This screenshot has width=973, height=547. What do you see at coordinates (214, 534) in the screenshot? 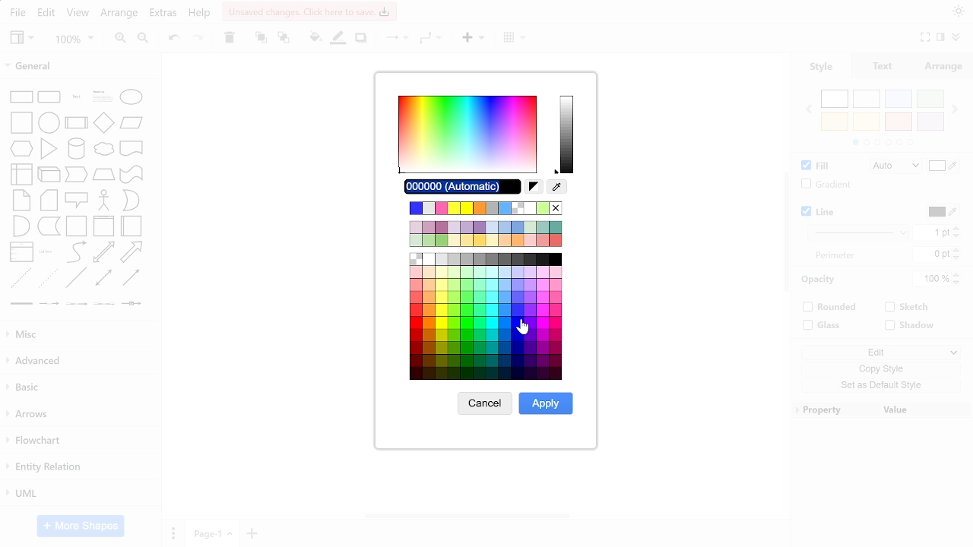
I see `current page` at bounding box center [214, 534].